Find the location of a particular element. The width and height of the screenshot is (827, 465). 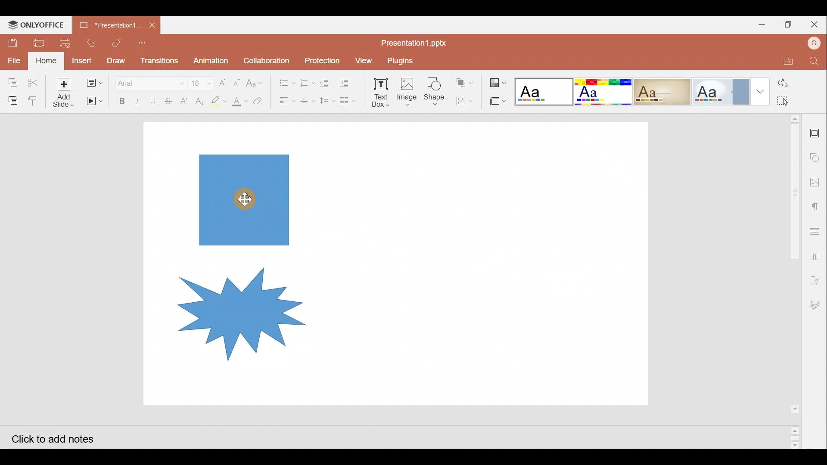

Select all is located at coordinates (788, 101).